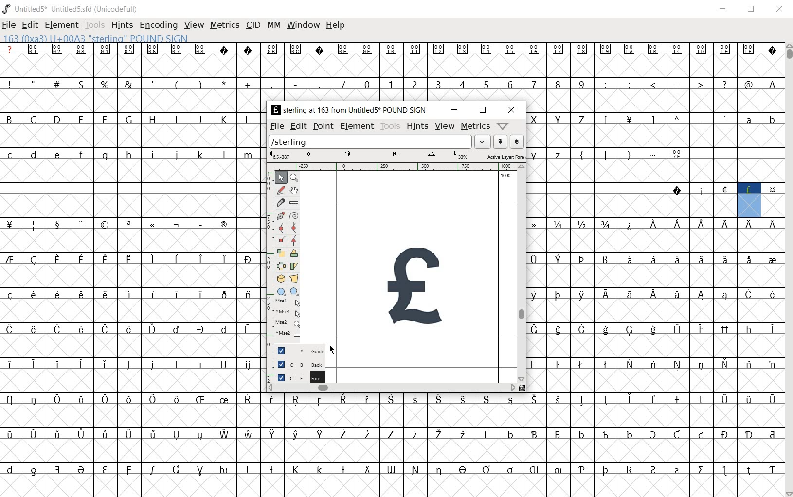  Describe the element at coordinates (76, 10) in the screenshot. I see `Untitled5 Untitled5.sfd (UnicodeFull)` at that location.